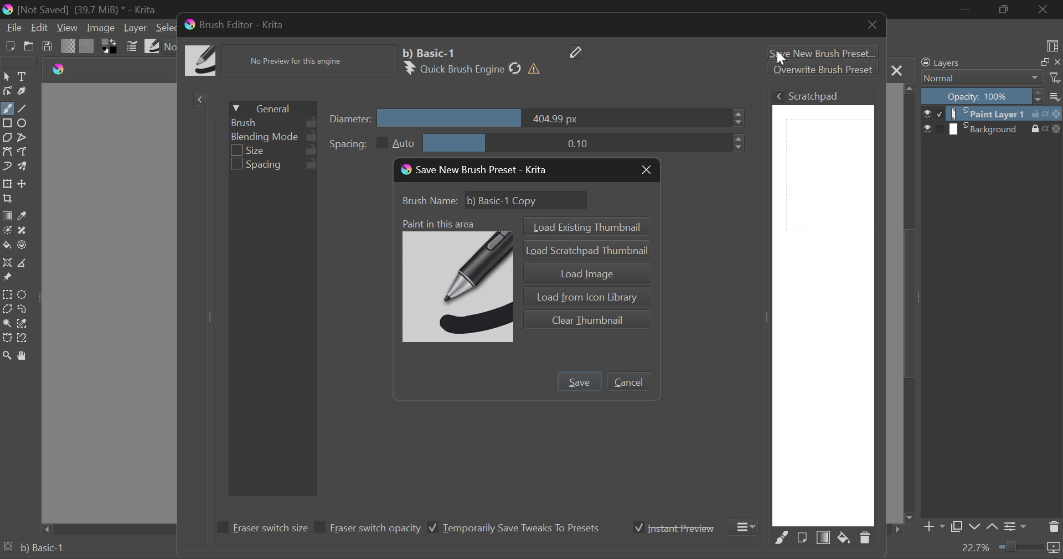  What do you see at coordinates (475, 171) in the screenshot?
I see `Save New Brush Preset -Krita` at bounding box center [475, 171].